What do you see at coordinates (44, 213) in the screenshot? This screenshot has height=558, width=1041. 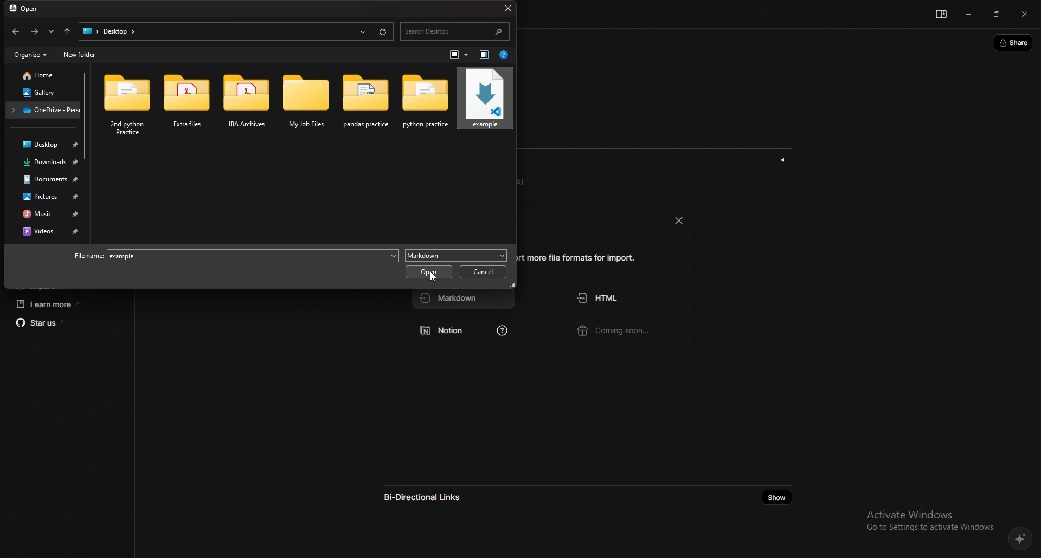 I see `music` at bounding box center [44, 213].